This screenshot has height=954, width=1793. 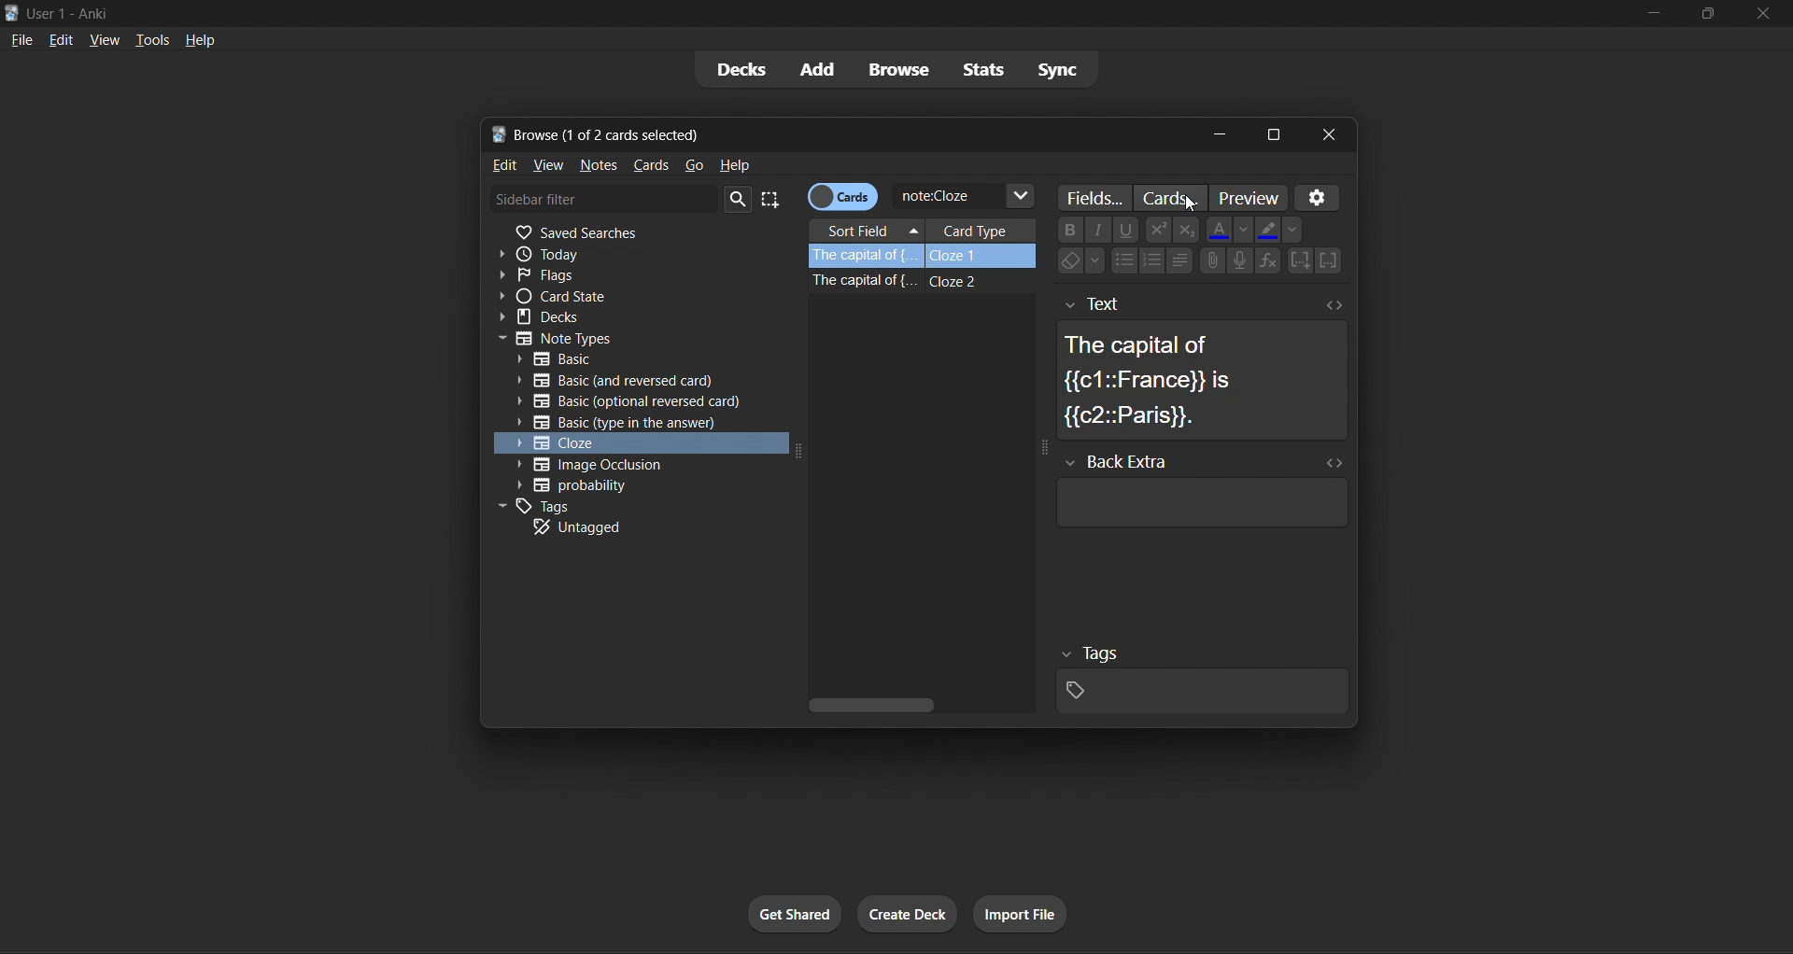 What do you see at coordinates (845, 197) in the screenshot?
I see `cards toggle` at bounding box center [845, 197].